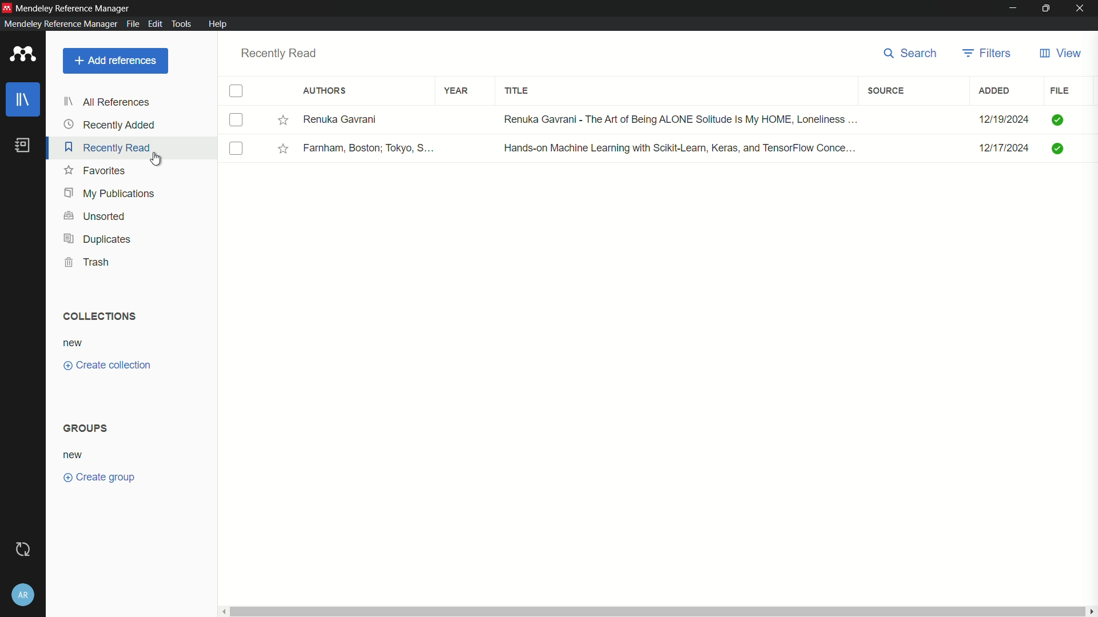  What do you see at coordinates (73, 455) in the screenshot?
I see `new` at bounding box center [73, 455].